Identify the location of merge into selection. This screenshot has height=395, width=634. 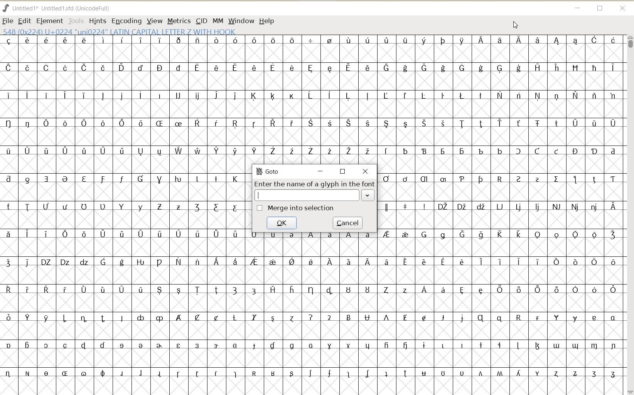
(296, 208).